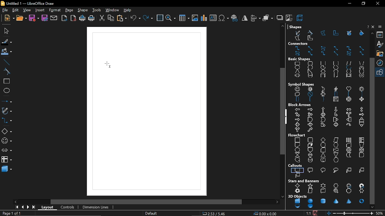  Describe the element at coordinates (129, 10) in the screenshot. I see `help` at that location.